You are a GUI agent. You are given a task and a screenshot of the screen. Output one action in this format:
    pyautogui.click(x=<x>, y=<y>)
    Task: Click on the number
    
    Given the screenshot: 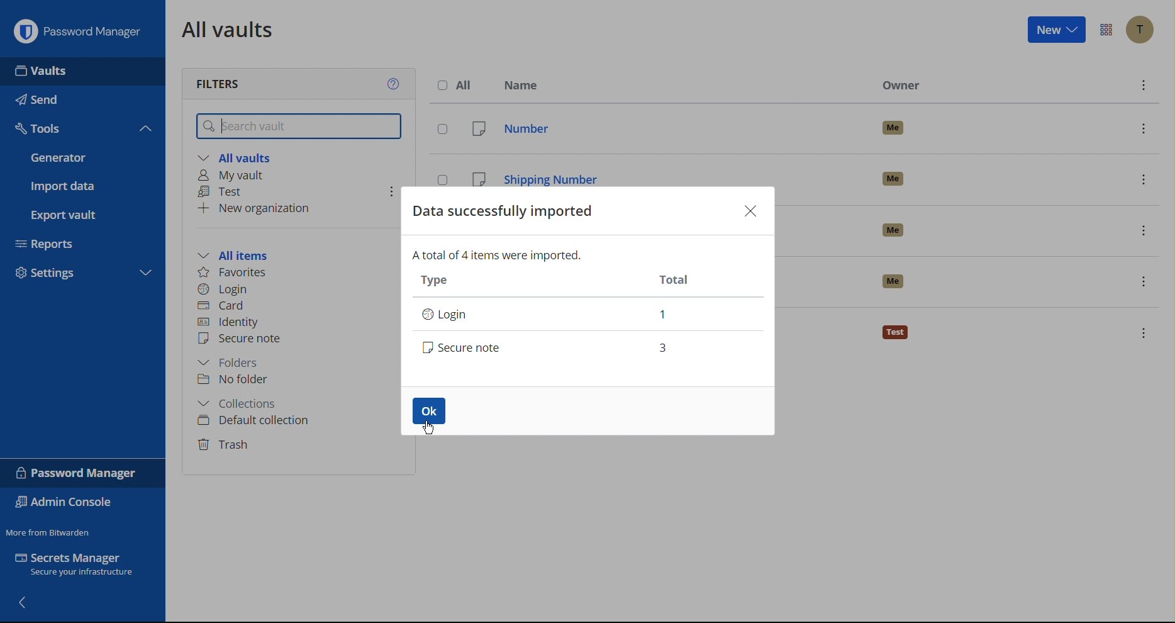 What is the action you would take?
    pyautogui.click(x=662, y=129)
    